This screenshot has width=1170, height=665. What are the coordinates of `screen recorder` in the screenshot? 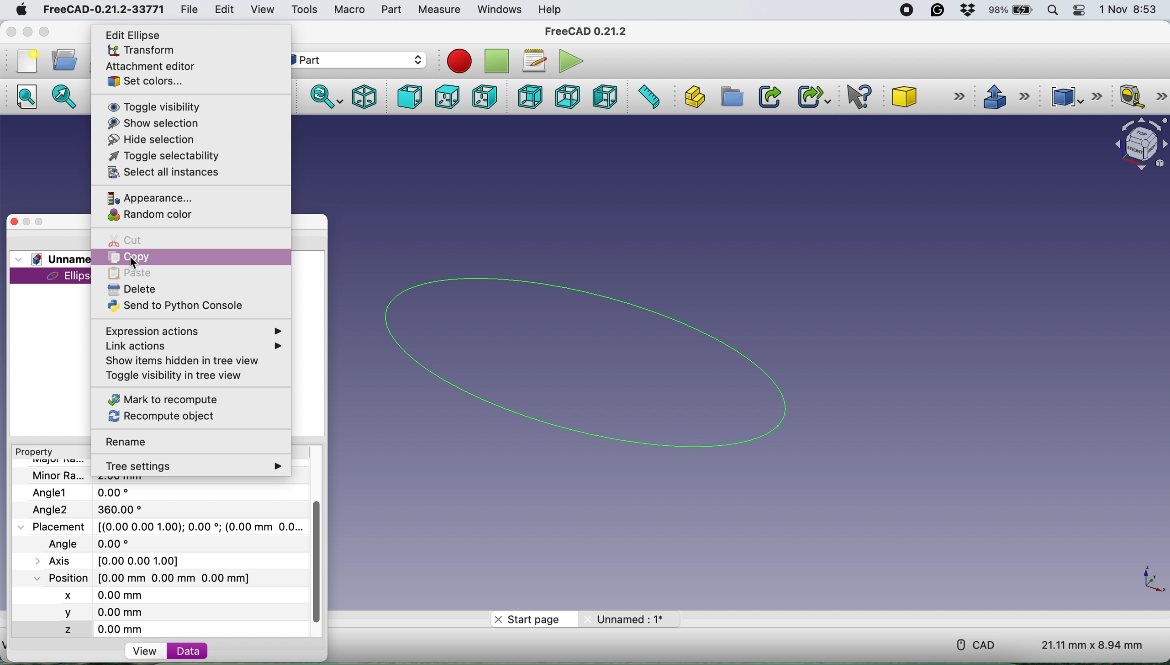 It's located at (908, 10).